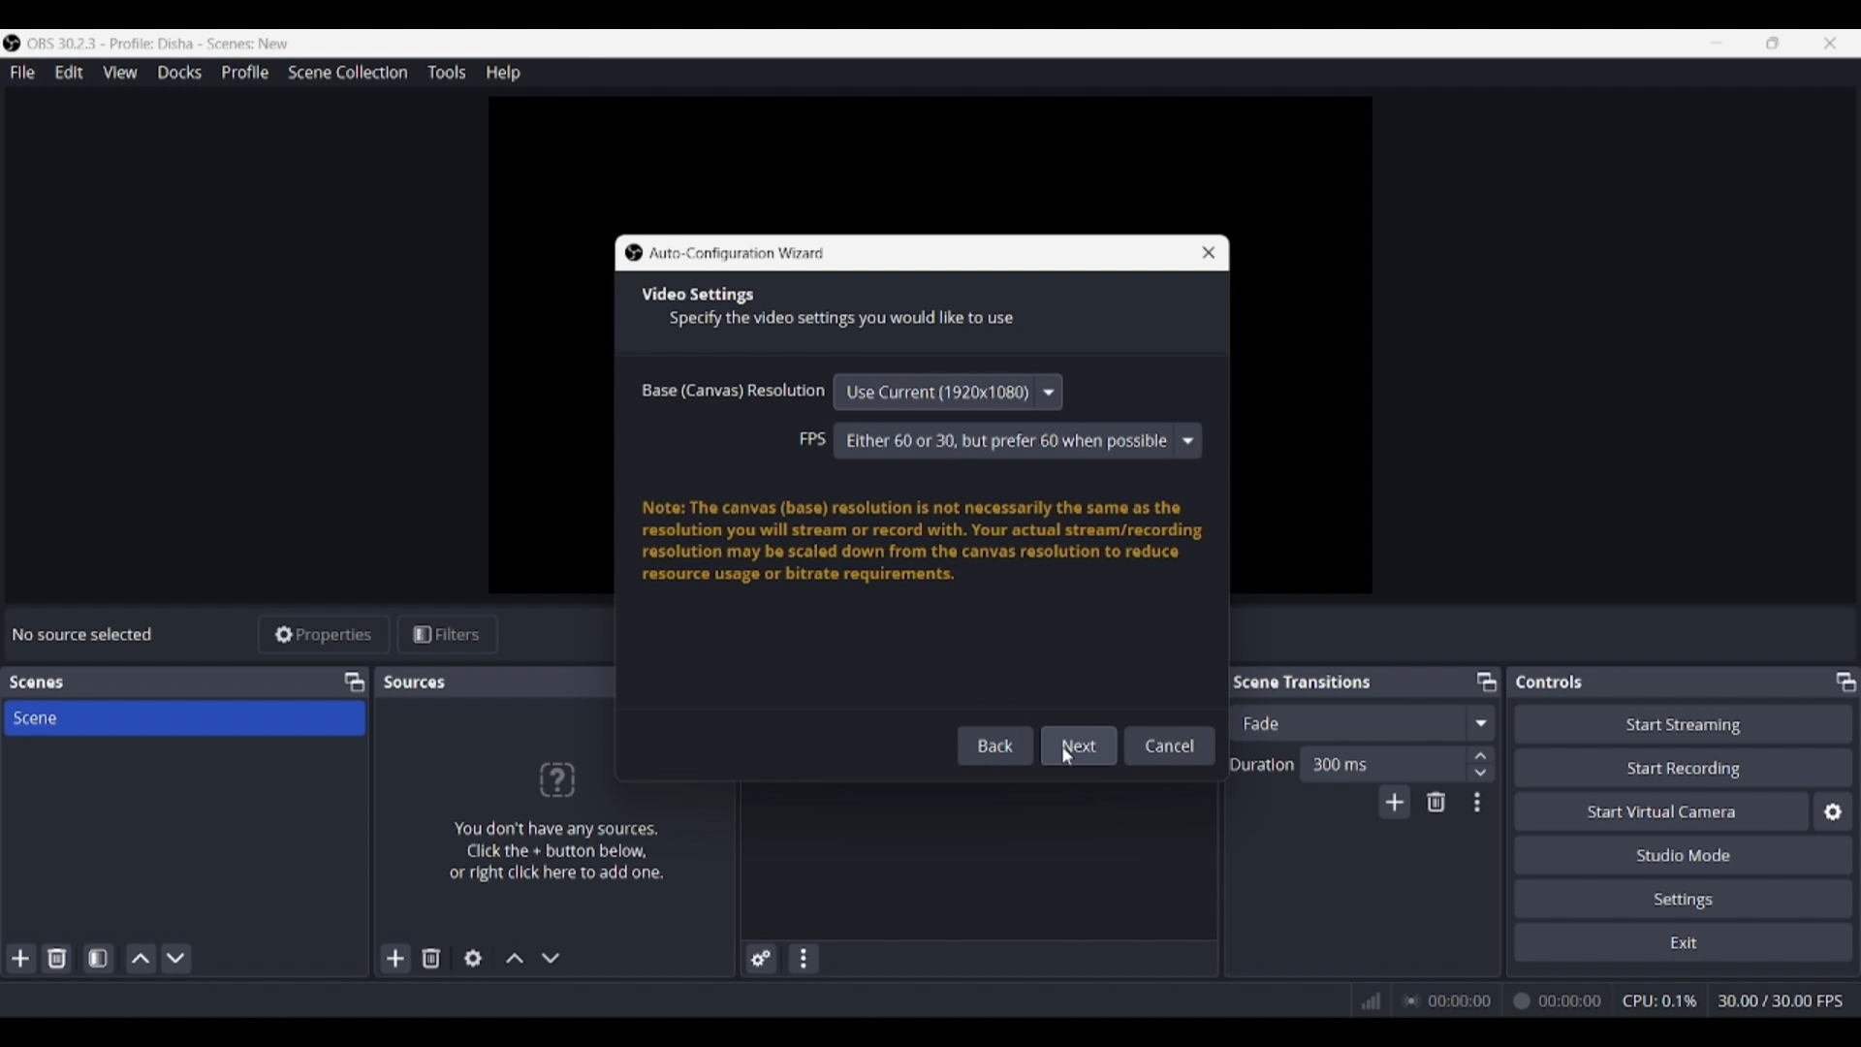 Image resolution: width=1861 pixels, height=1047 pixels. Describe the element at coordinates (1685, 767) in the screenshot. I see `Start recording` at that location.